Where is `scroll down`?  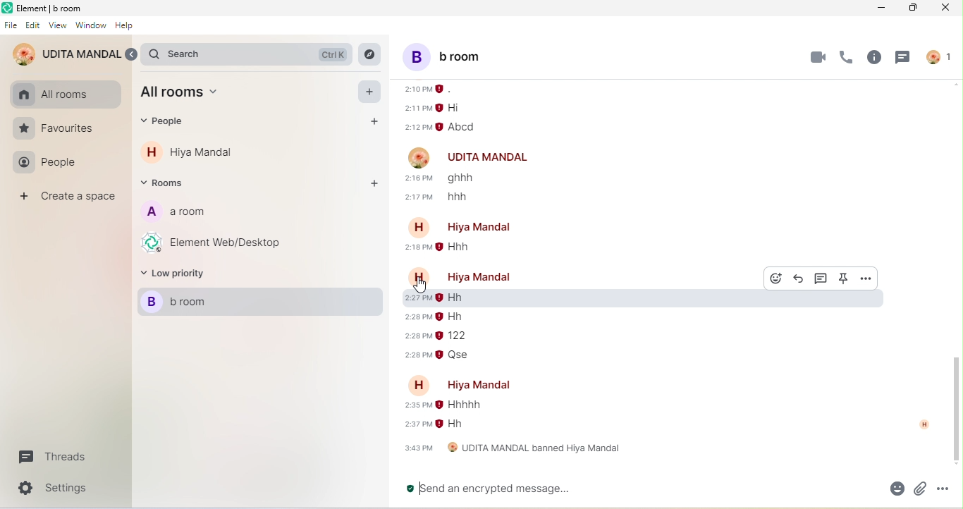
scroll down is located at coordinates (956, 466).